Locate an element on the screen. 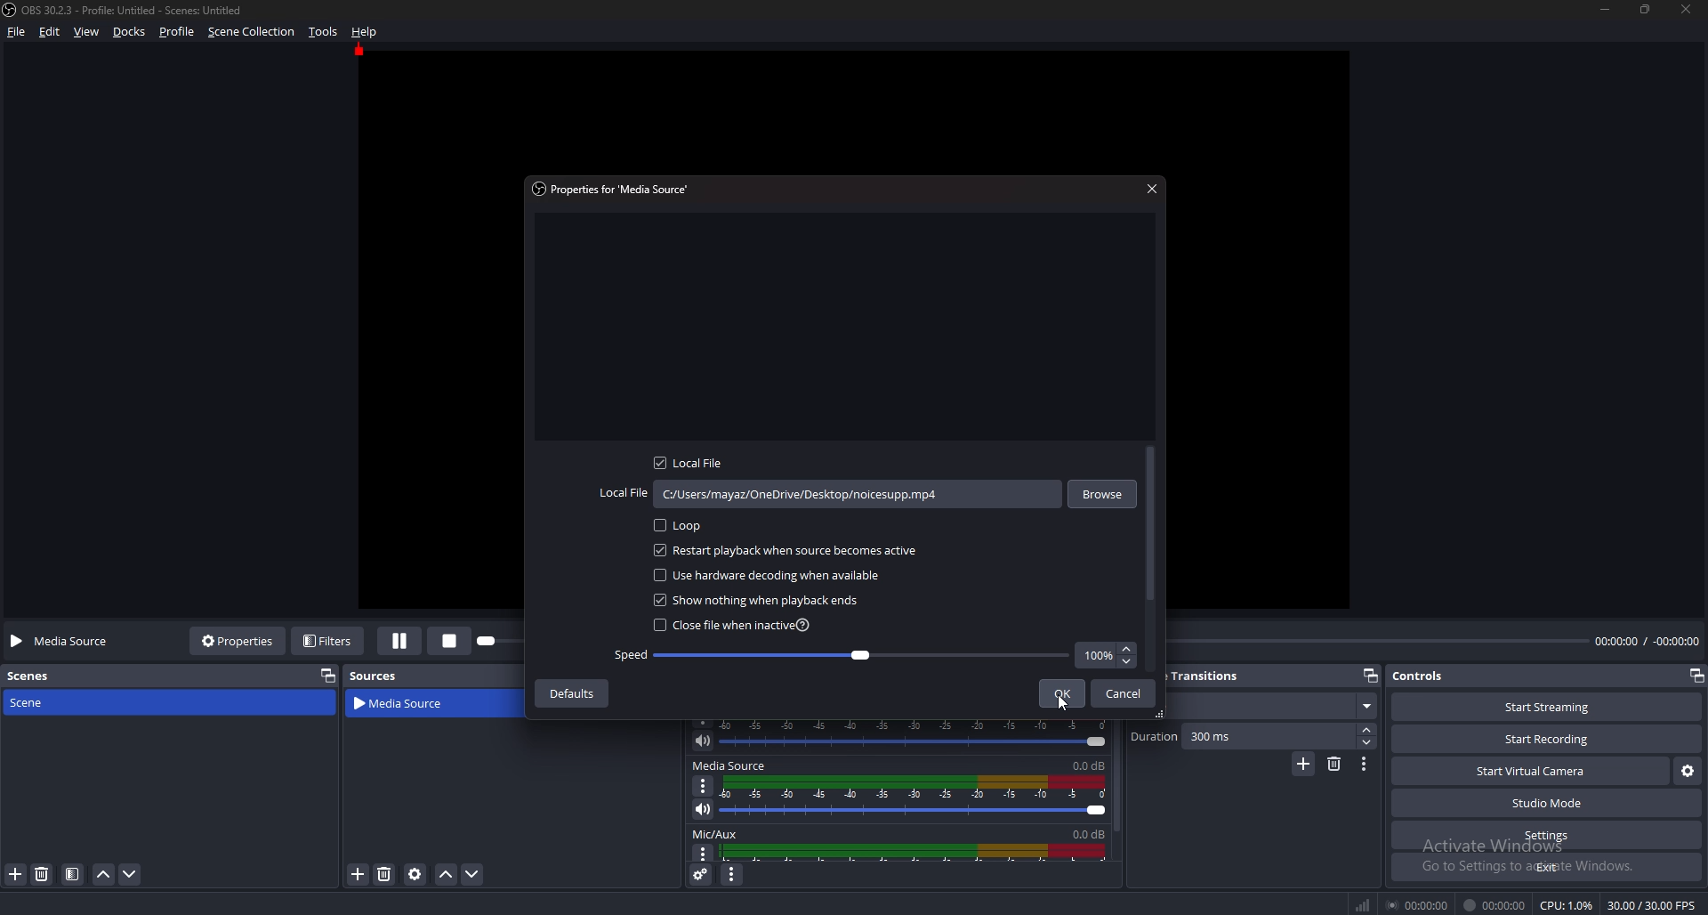 This screenshot has height=915, width=1708. Docks is located at coordinates (132, 32).